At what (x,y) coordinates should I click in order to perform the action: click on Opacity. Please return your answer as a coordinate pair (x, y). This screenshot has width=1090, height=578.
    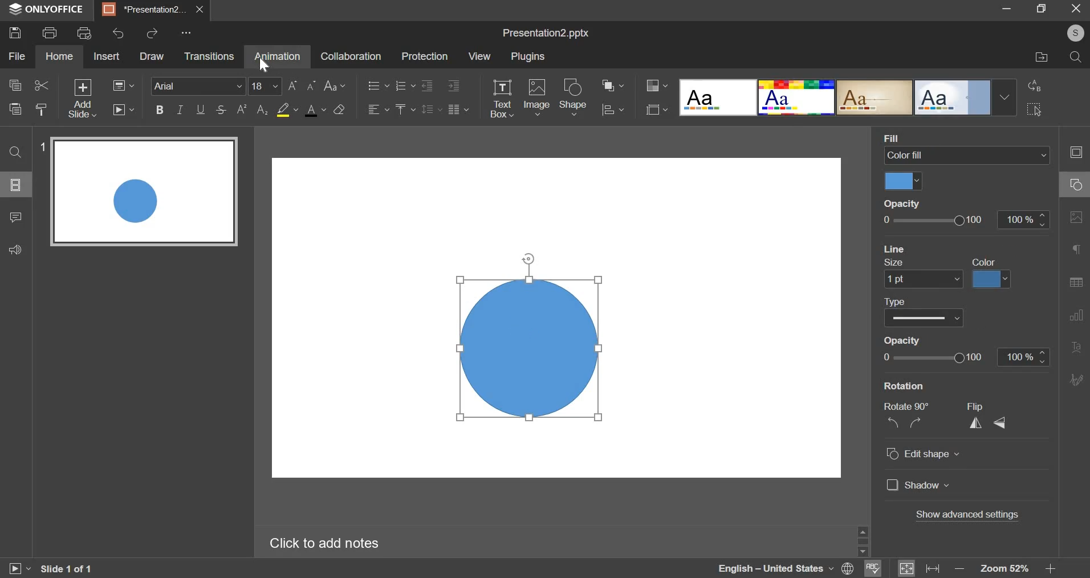
    Looking at the image, I should click on (899, 203).